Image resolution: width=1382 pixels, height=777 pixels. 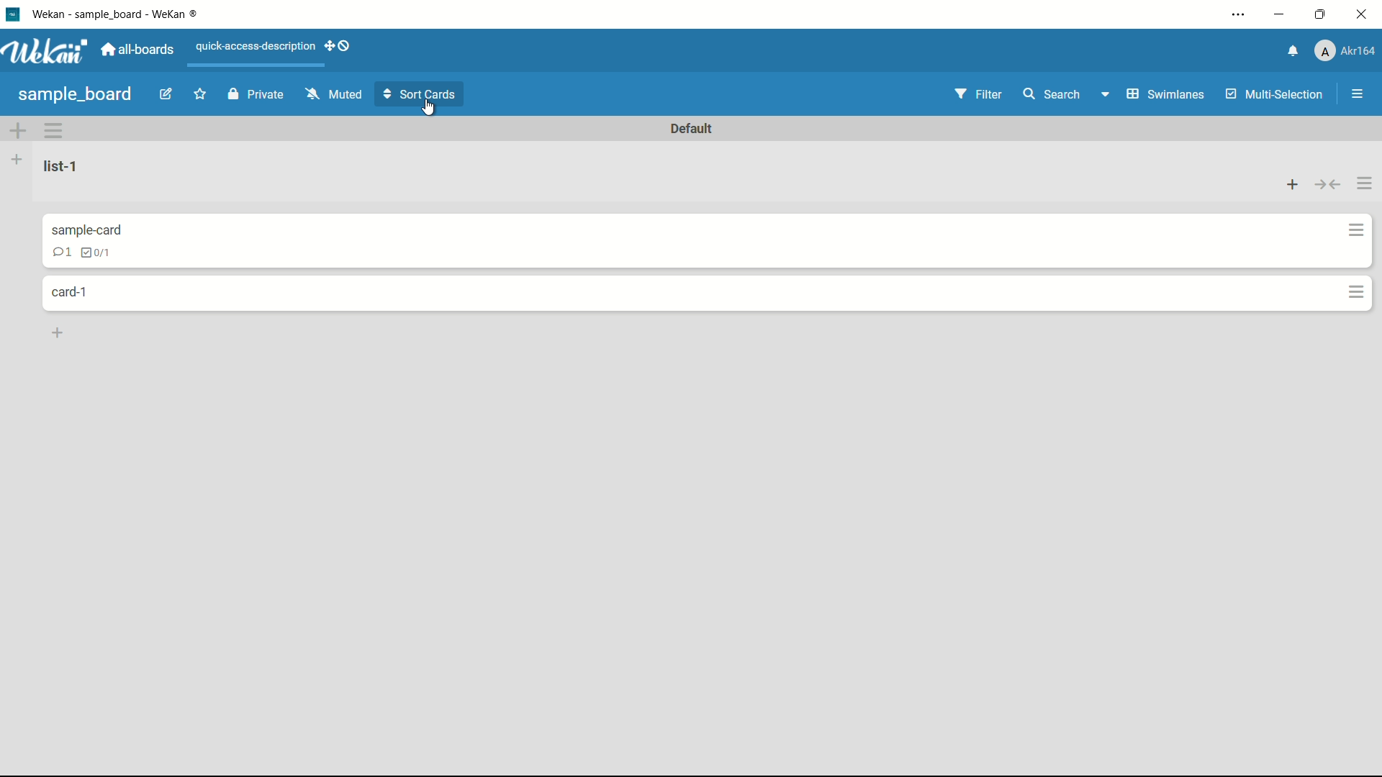 I want to click on sort cards, so click(x=423, y=93).